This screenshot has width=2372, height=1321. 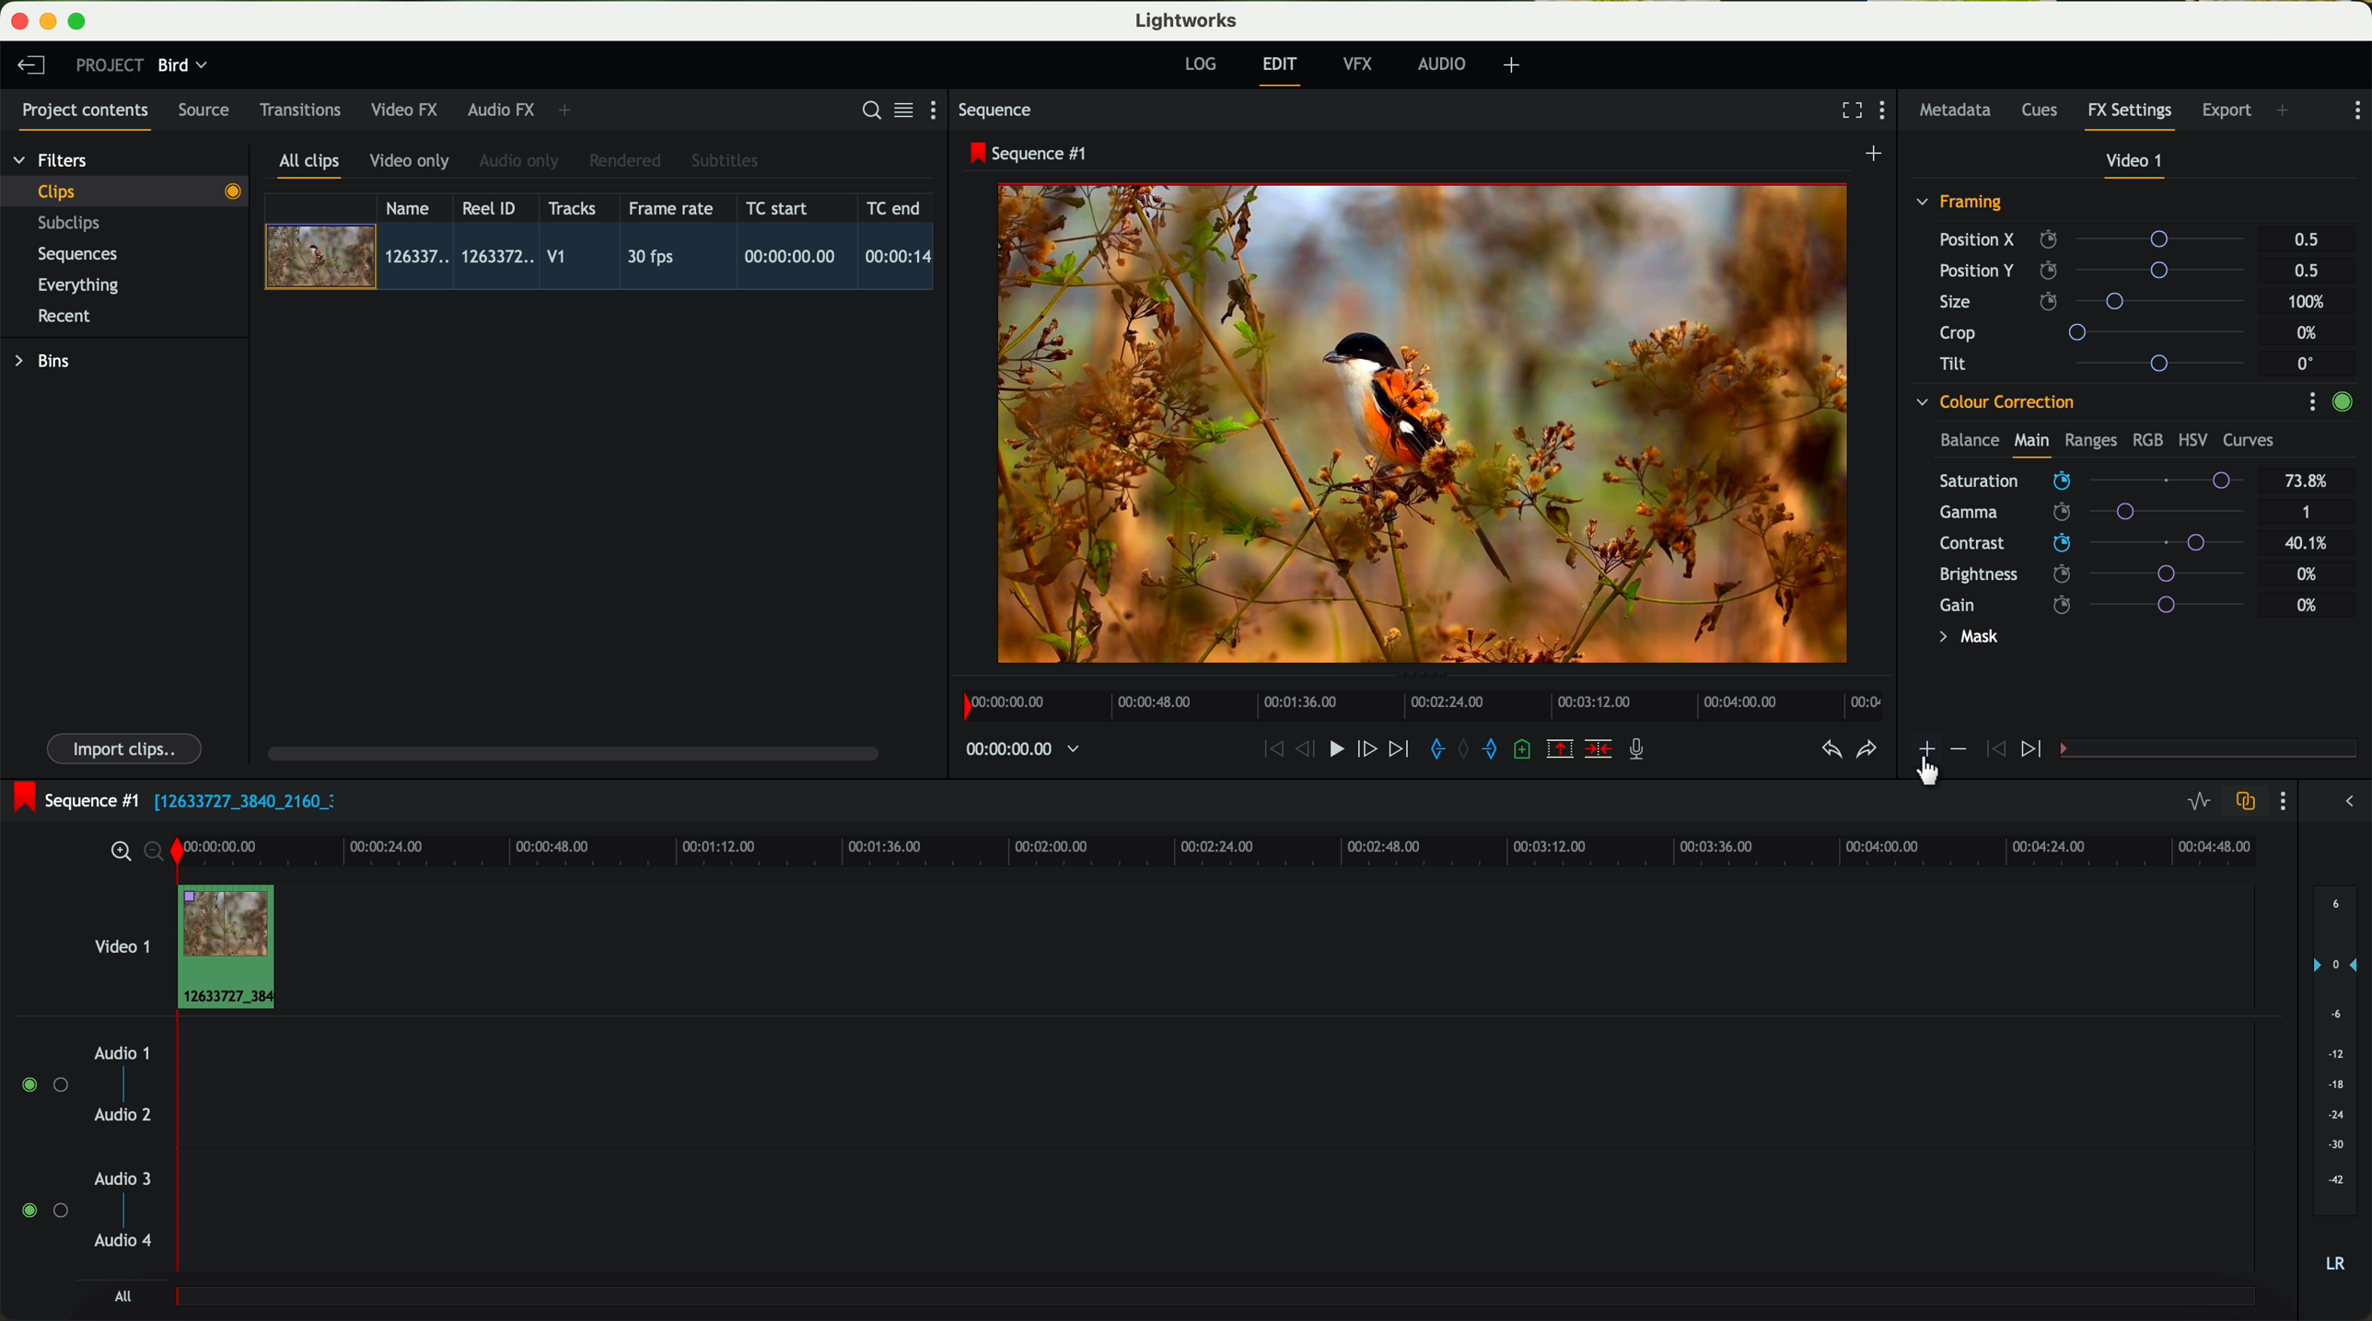 What do you see at coordinates (414, 208) in the screenshot?
I see `name` at bounding box center [414, 208].